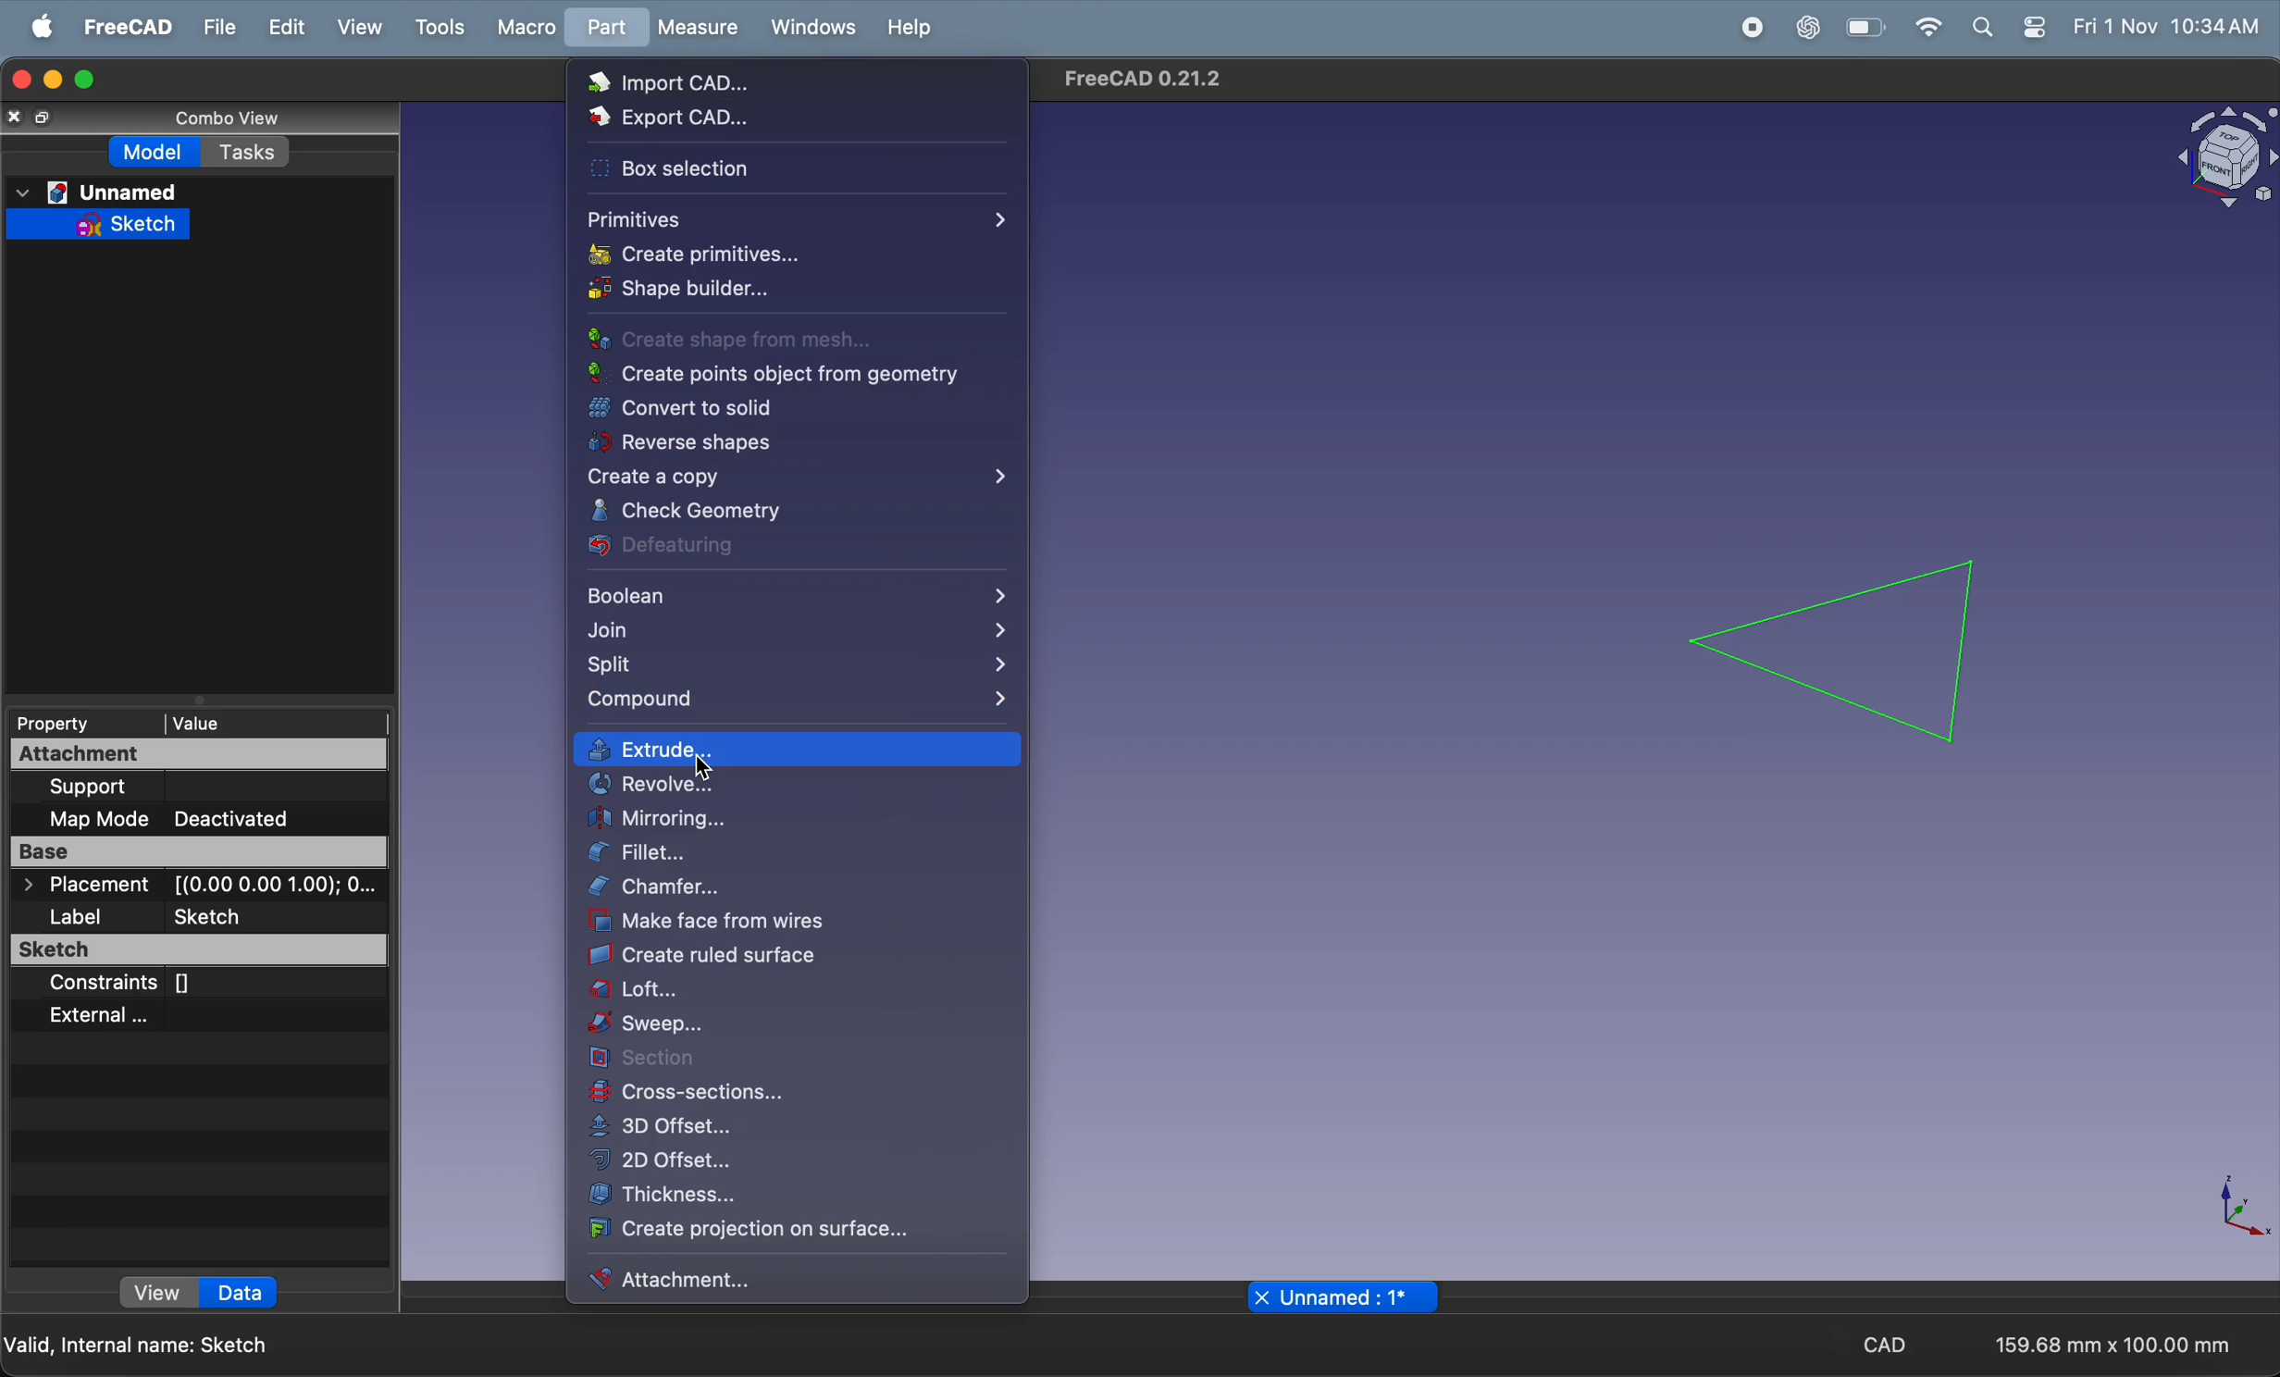 The image size is (2280, 1377). Describe the element at coordinates (202, 919) in the screenshot. I see `label sketch` at that location.